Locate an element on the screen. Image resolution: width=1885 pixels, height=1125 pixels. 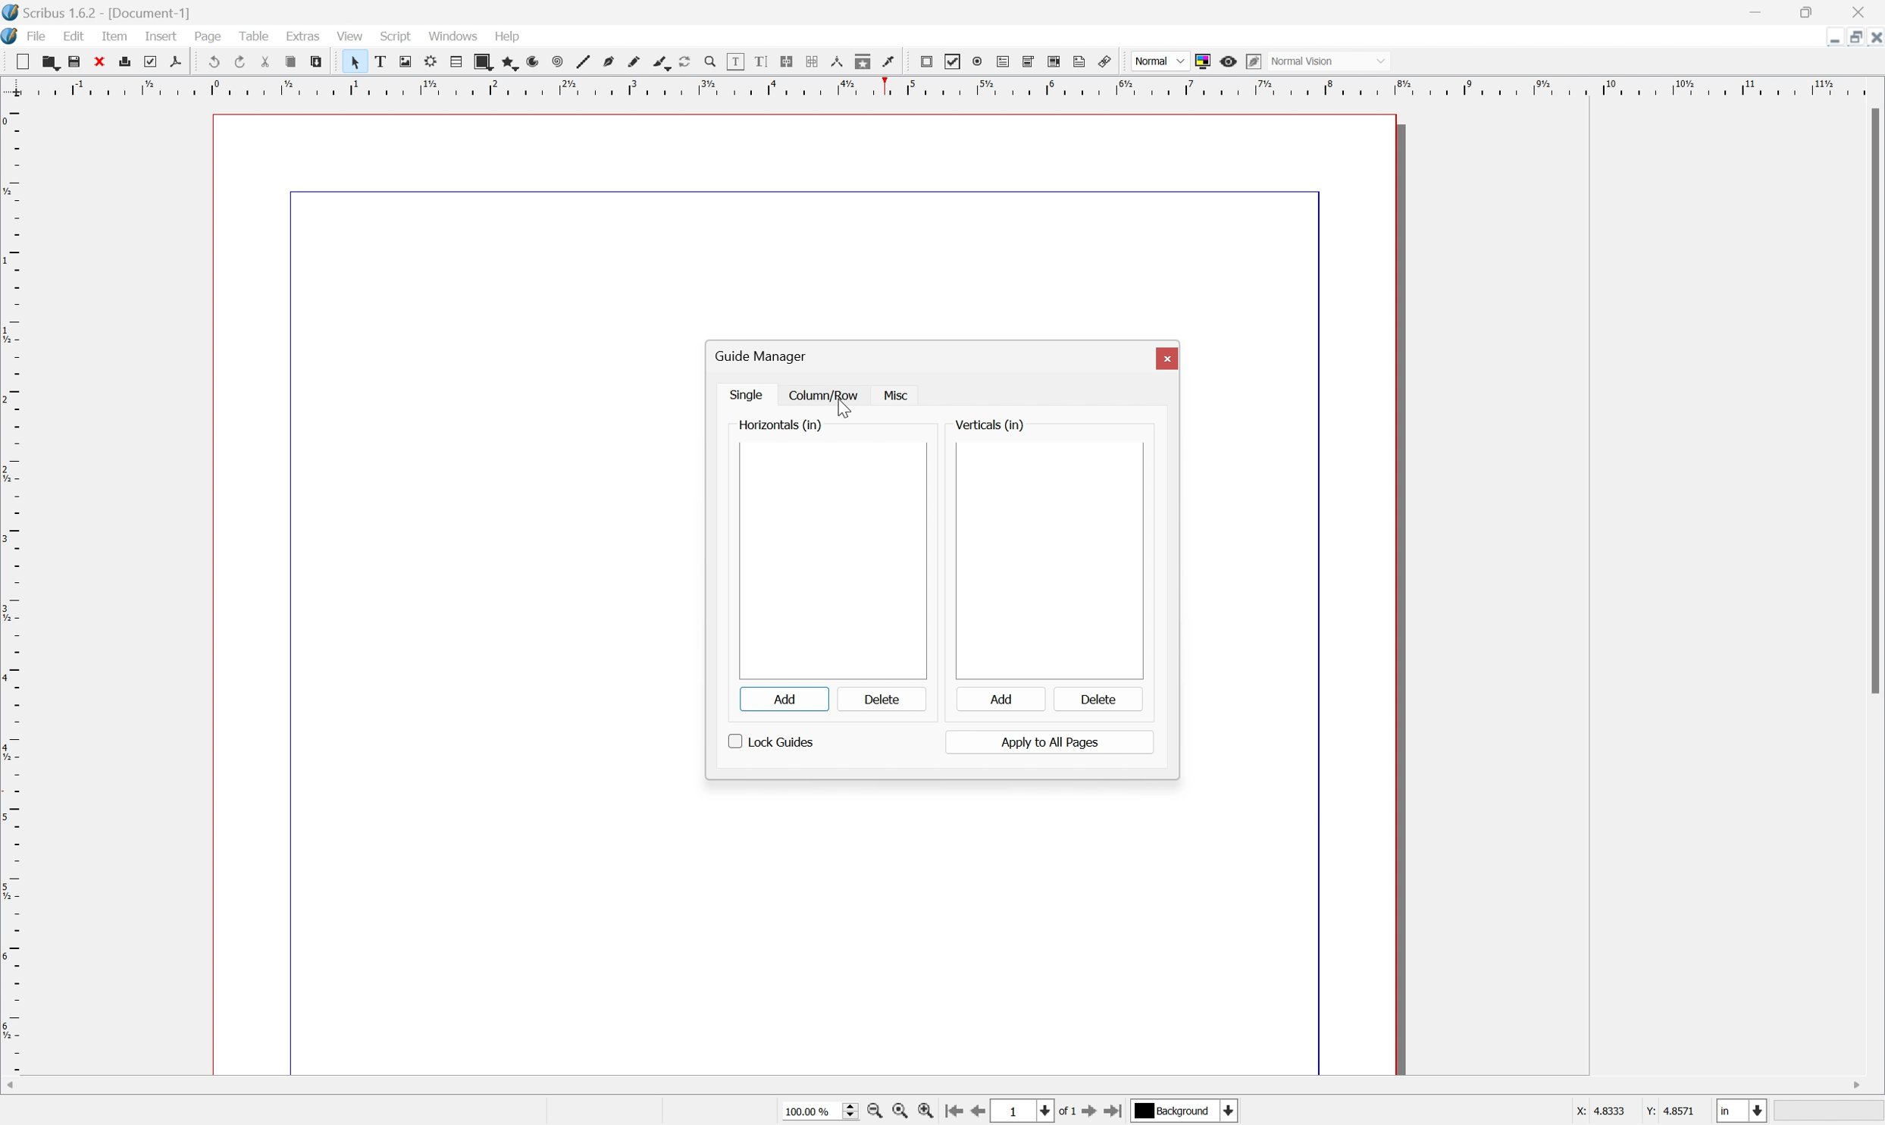
misc is located at coordinates (900, 396).